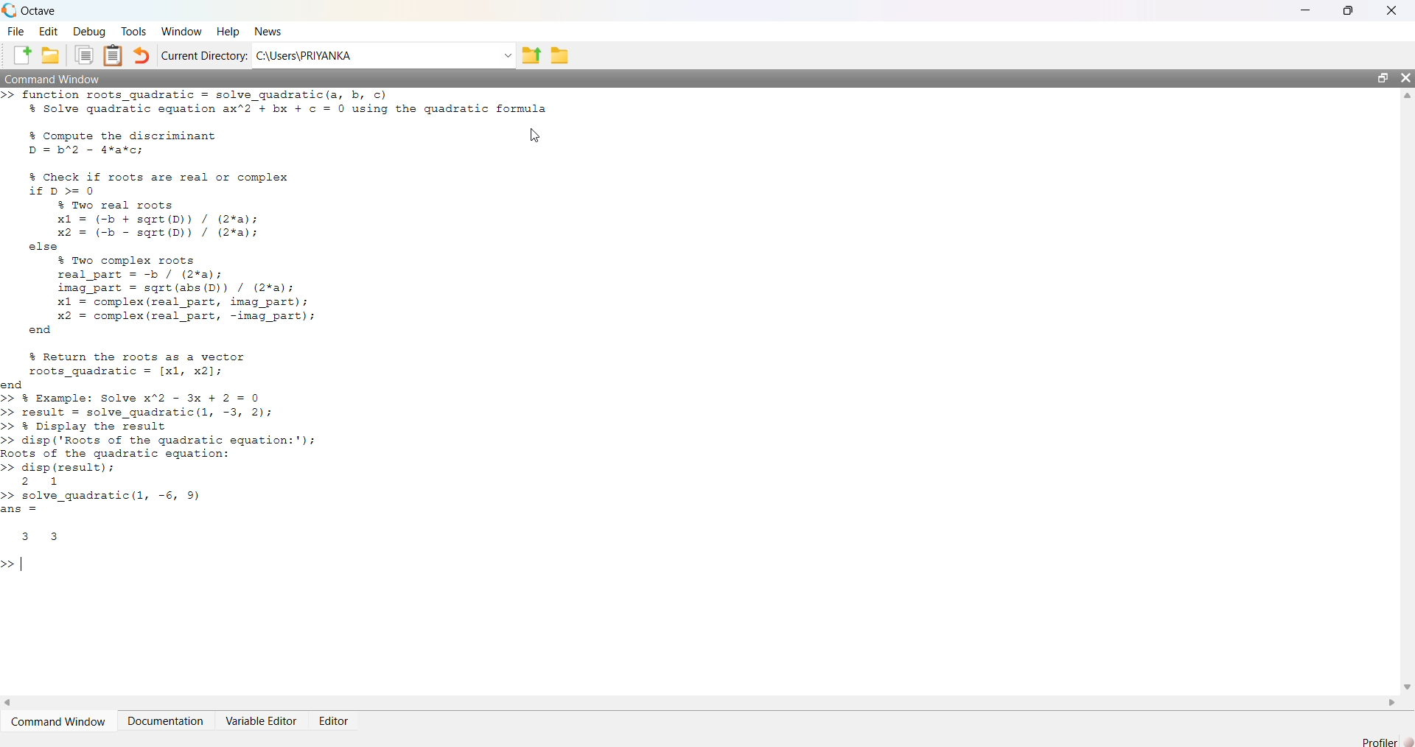 The image size is (1415, 747). Describe the element at coordinates (559, 55) in the screenshot. I see `Browse directories` at that location.